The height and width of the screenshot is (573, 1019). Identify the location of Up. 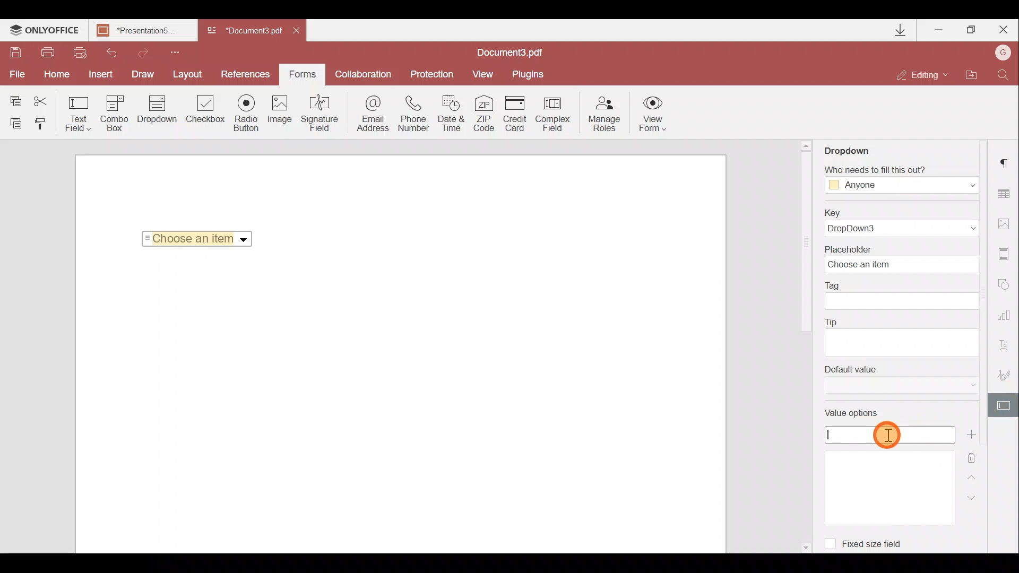
(973, 475).